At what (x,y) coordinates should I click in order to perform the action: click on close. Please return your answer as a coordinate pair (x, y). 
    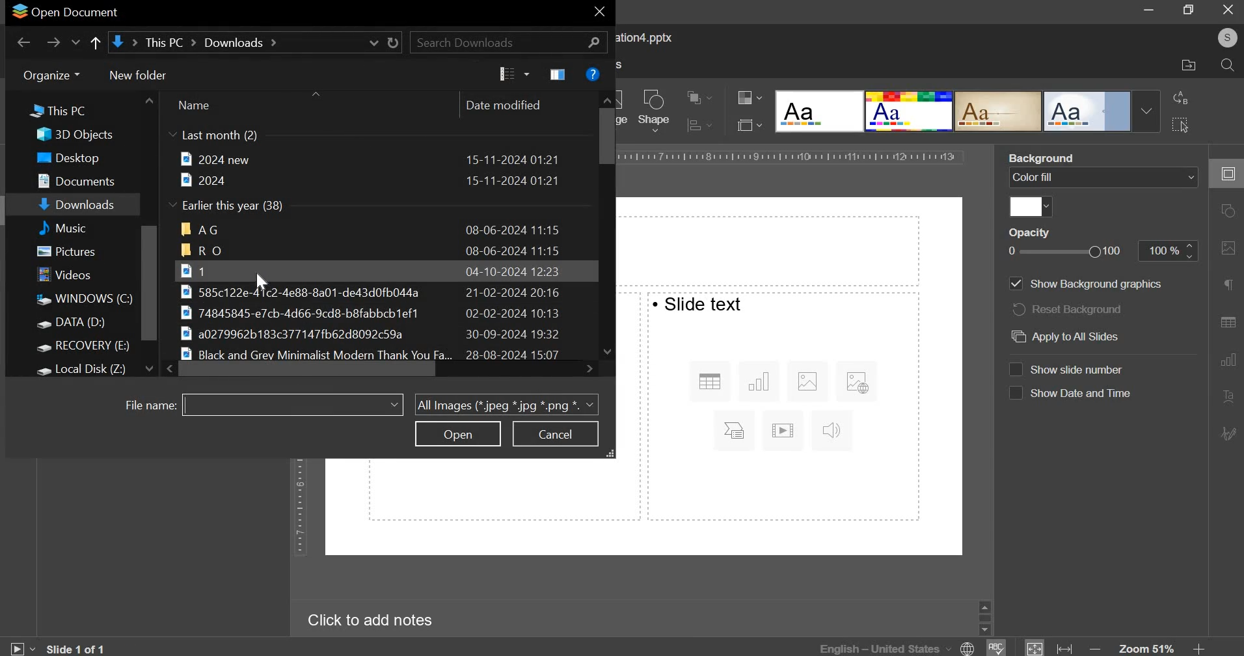
    Looking at the image, I should click on (1228, 9).